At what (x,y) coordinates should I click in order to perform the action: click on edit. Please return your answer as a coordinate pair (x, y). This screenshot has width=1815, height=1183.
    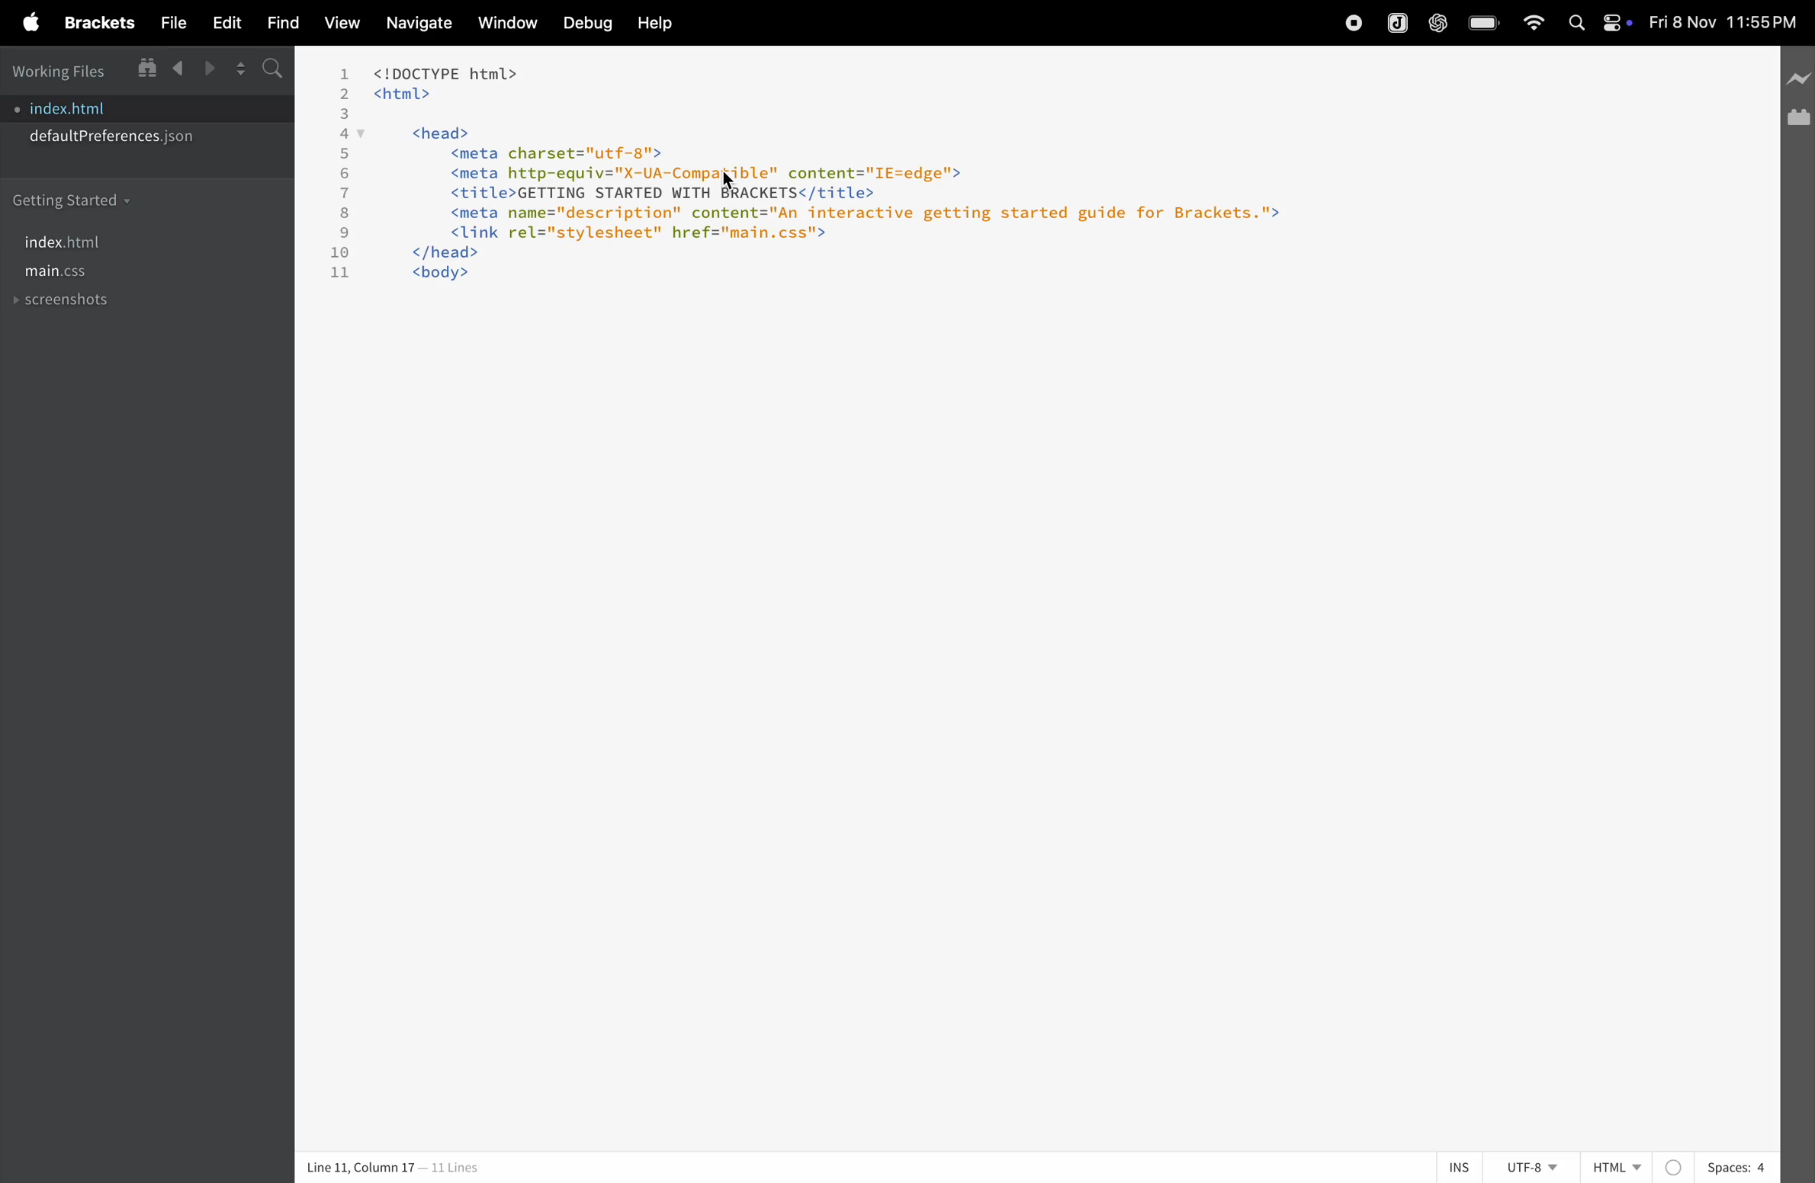
    Looking at the image, I should click on (224, 24).